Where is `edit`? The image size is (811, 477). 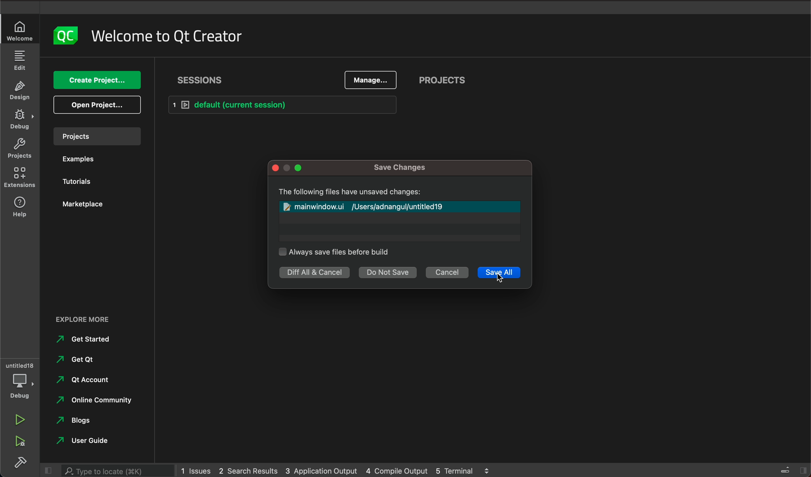
edit is located at coordinates (19, 60).